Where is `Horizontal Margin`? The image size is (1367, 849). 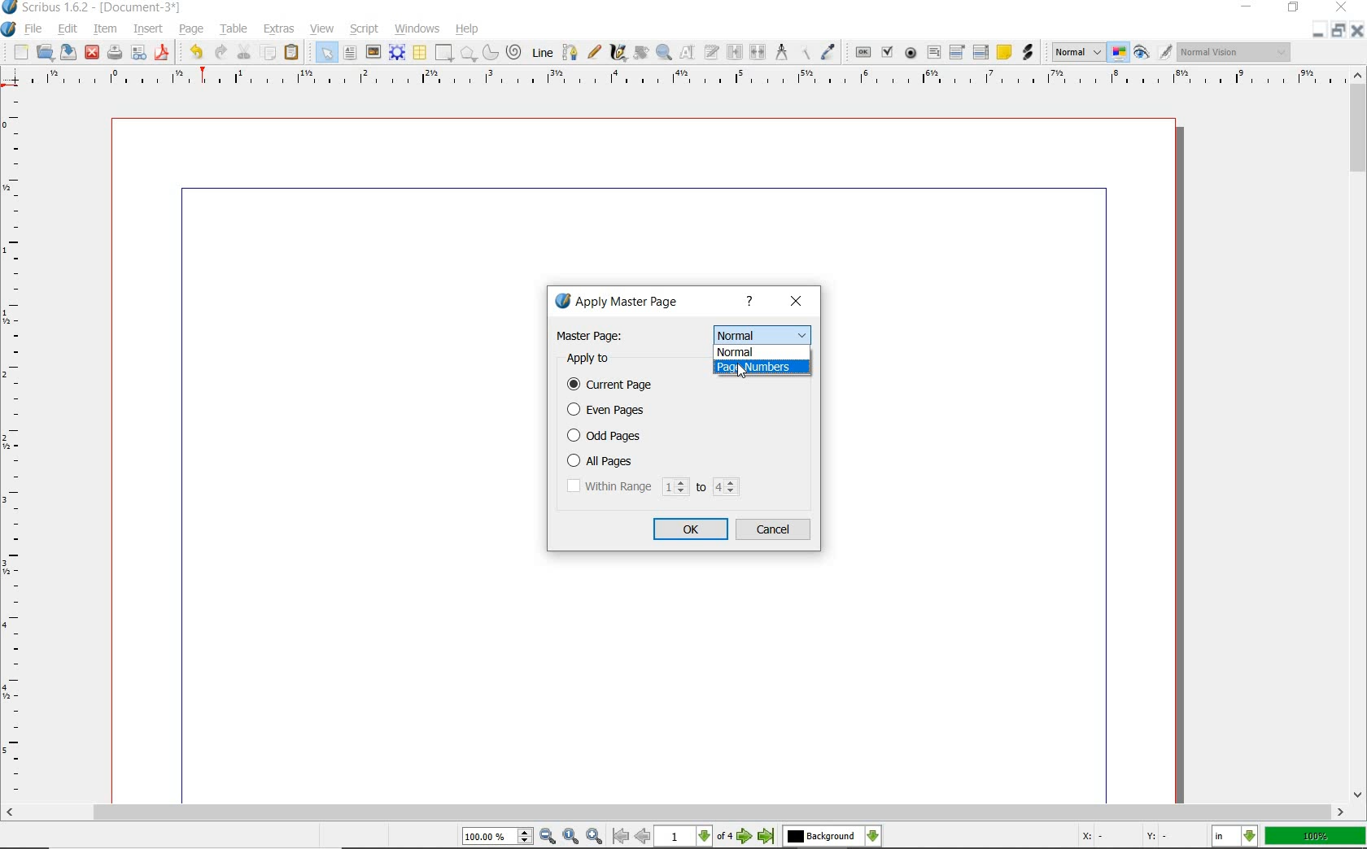
Horizontal Margin is located at coordinates (685, 79).